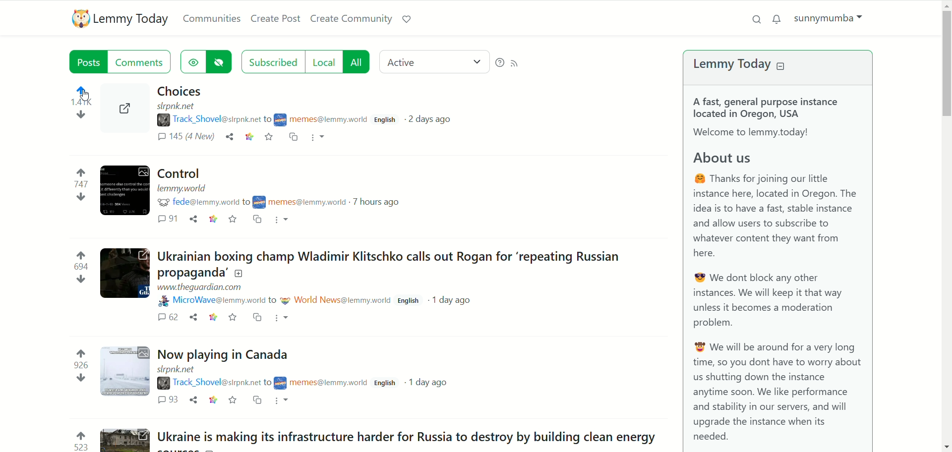 Image resolution: width=952 pixels, height=452 pixels. I want to click on link, so click(214, 220).